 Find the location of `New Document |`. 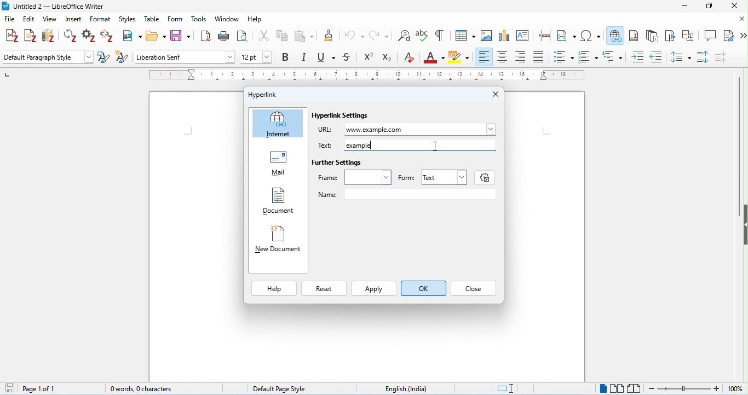

New Document | is located at coordinates (279, 240).